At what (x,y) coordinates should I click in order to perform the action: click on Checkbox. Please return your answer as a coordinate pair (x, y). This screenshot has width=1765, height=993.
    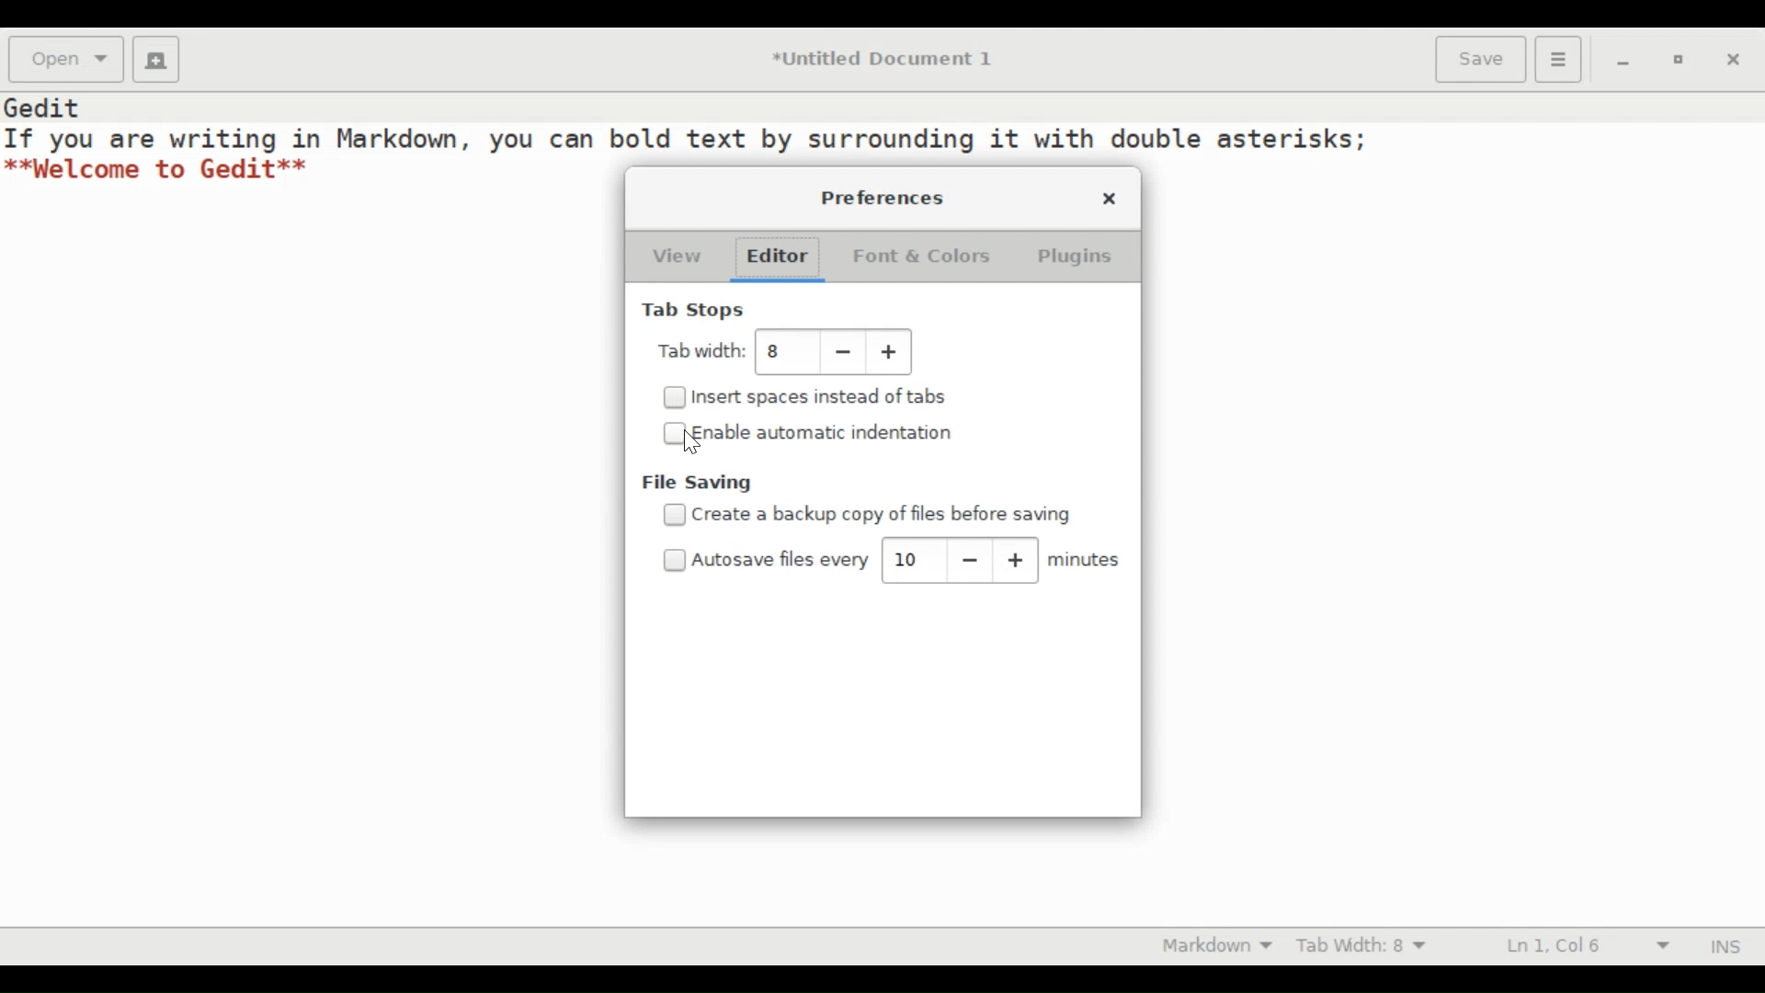
    Looking at the image, I should click on (676, 561).